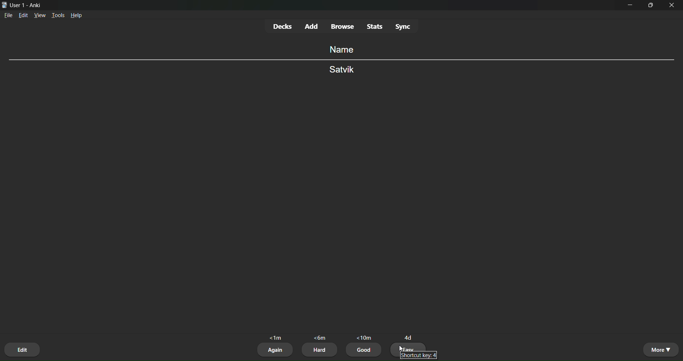 The image size is (683, 361). What do you see at coordinates (404, 27) in the screenshot?
I see `Sync` at bounding box center [404, 27].